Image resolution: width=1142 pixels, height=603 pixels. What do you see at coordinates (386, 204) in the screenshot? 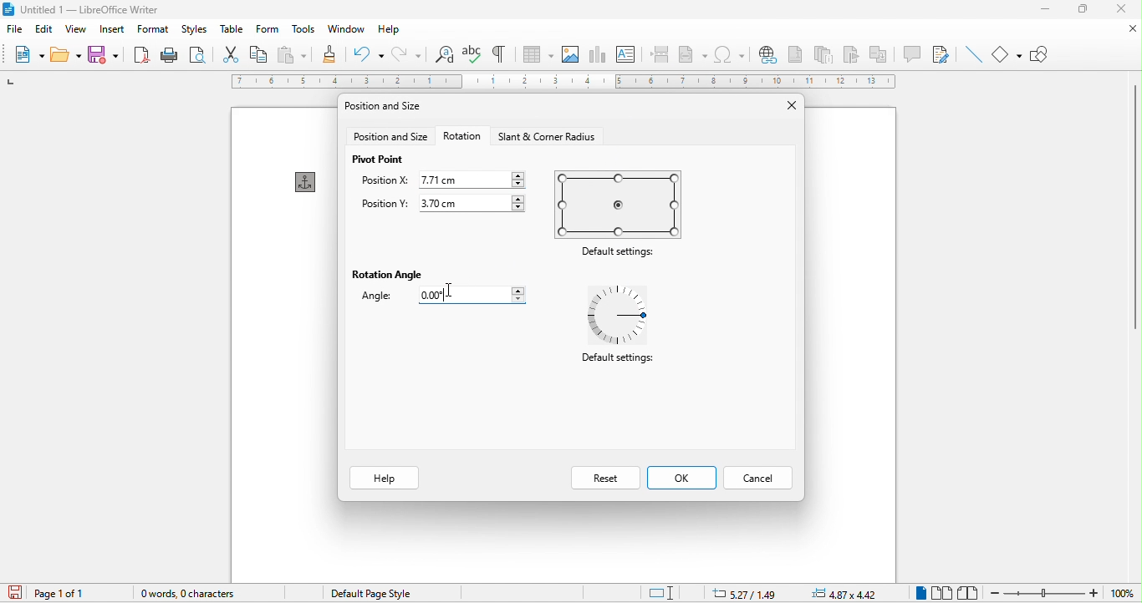
I see `position y` at bounding box center [386, 204].